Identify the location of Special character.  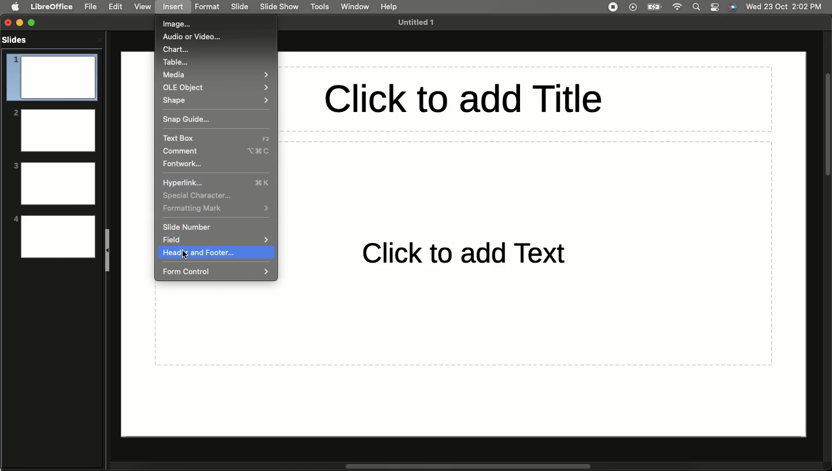
(198, 195).